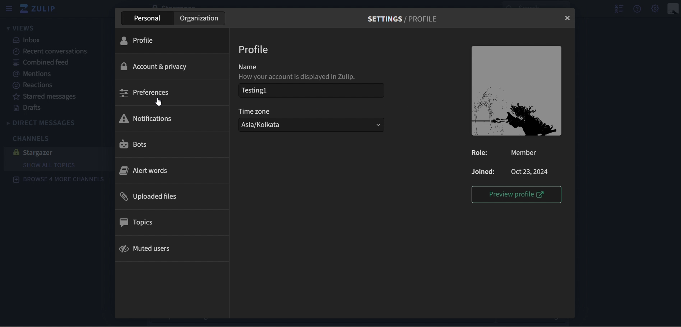 This screenshot has height=327, width=681. Describe the element at coordinates (145, 93) in the screenshot. I see `preferences` at that location.